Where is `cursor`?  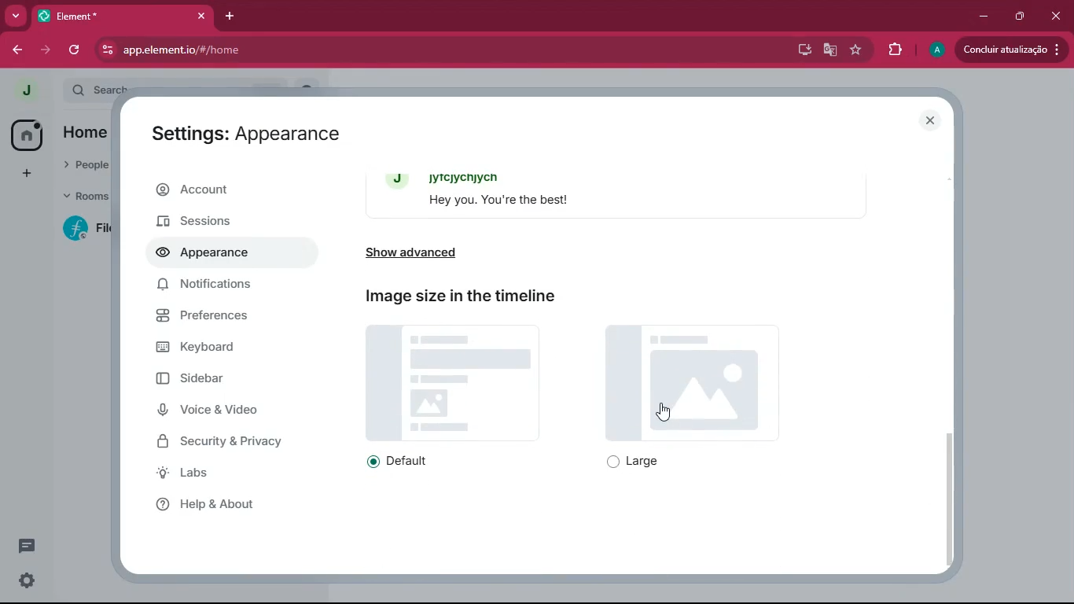
cursor is located at coordinates (670, 412).